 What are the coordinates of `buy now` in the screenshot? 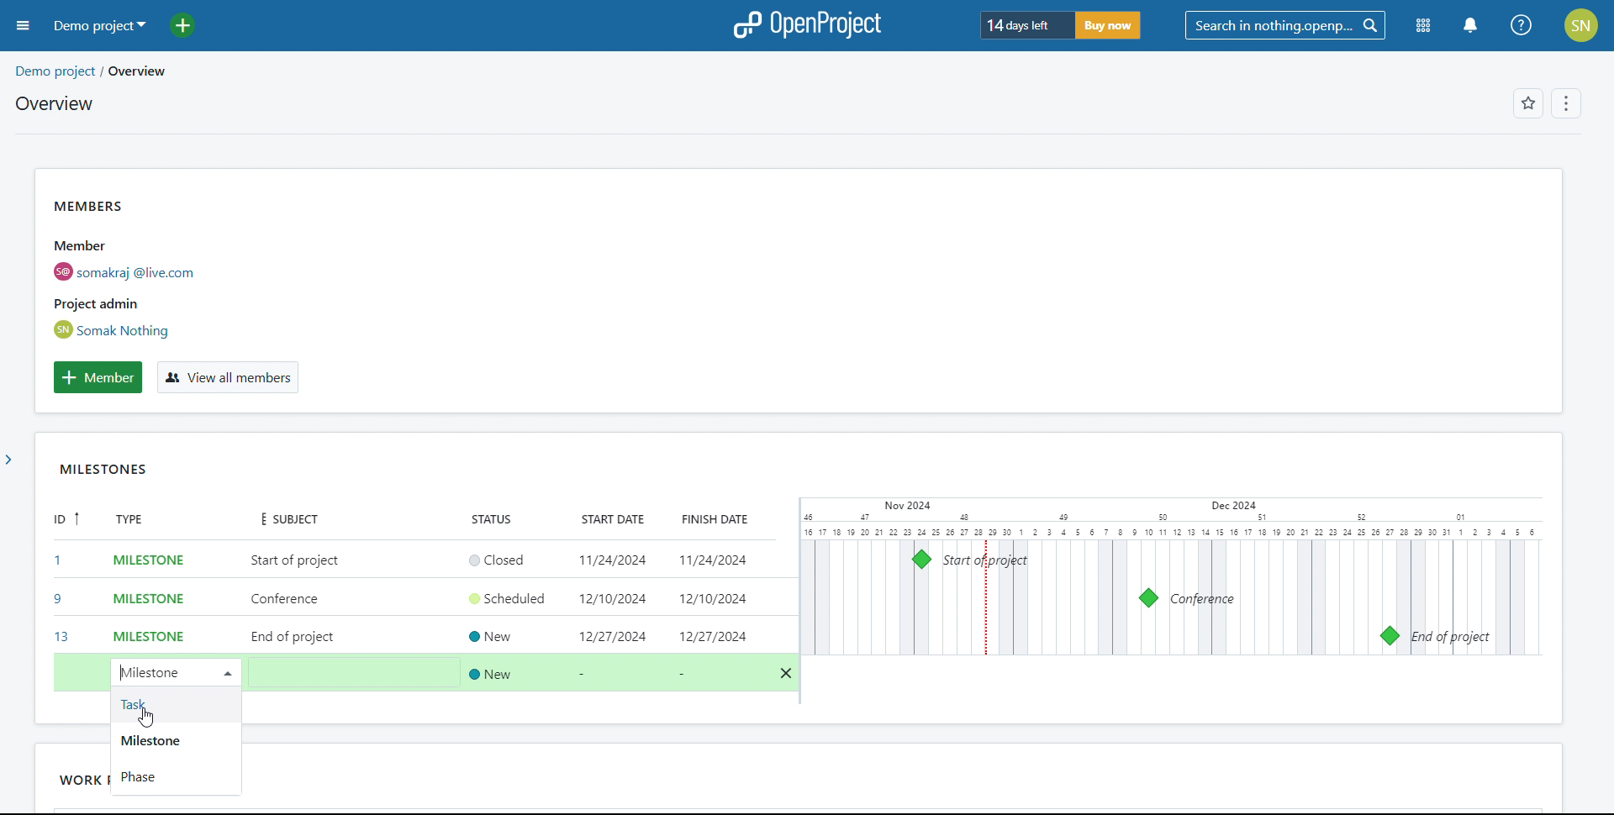 It's located at (1106, 25).